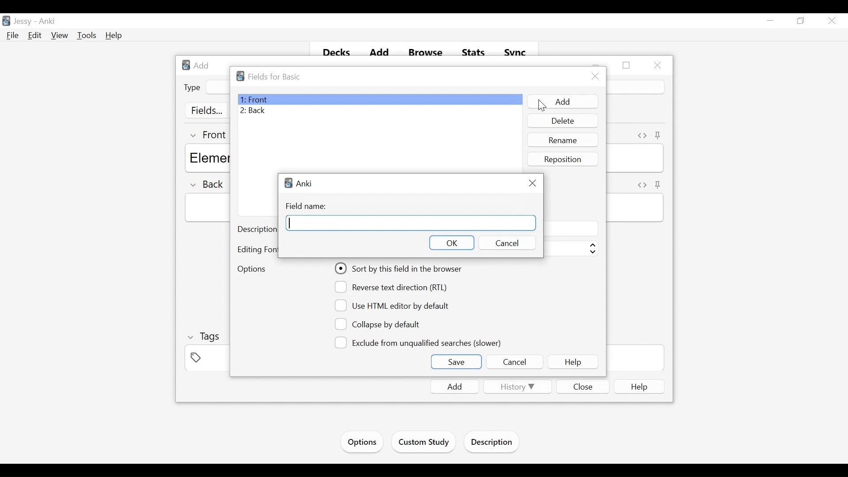  Describe the element at coordinates (411, 223) in the screenshot. I see `Field` at that location.